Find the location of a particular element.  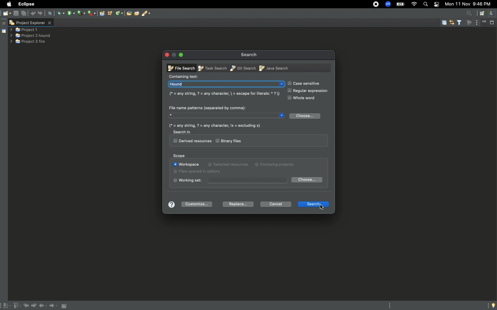

Enclosing projects is located at coordinates (276, 165).